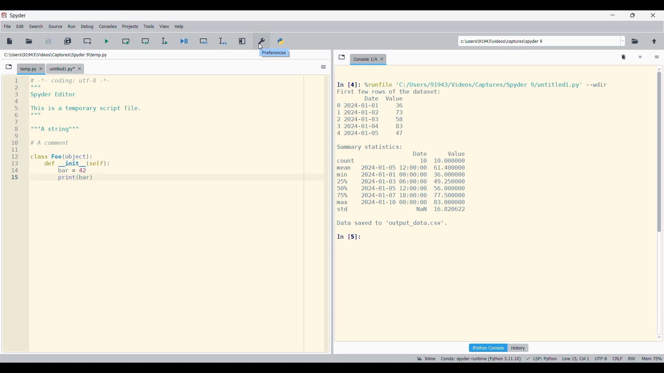 The height and width of the screenshot is (373, 664). I want to click on Remove all variables from namespace, so click(624, 57).